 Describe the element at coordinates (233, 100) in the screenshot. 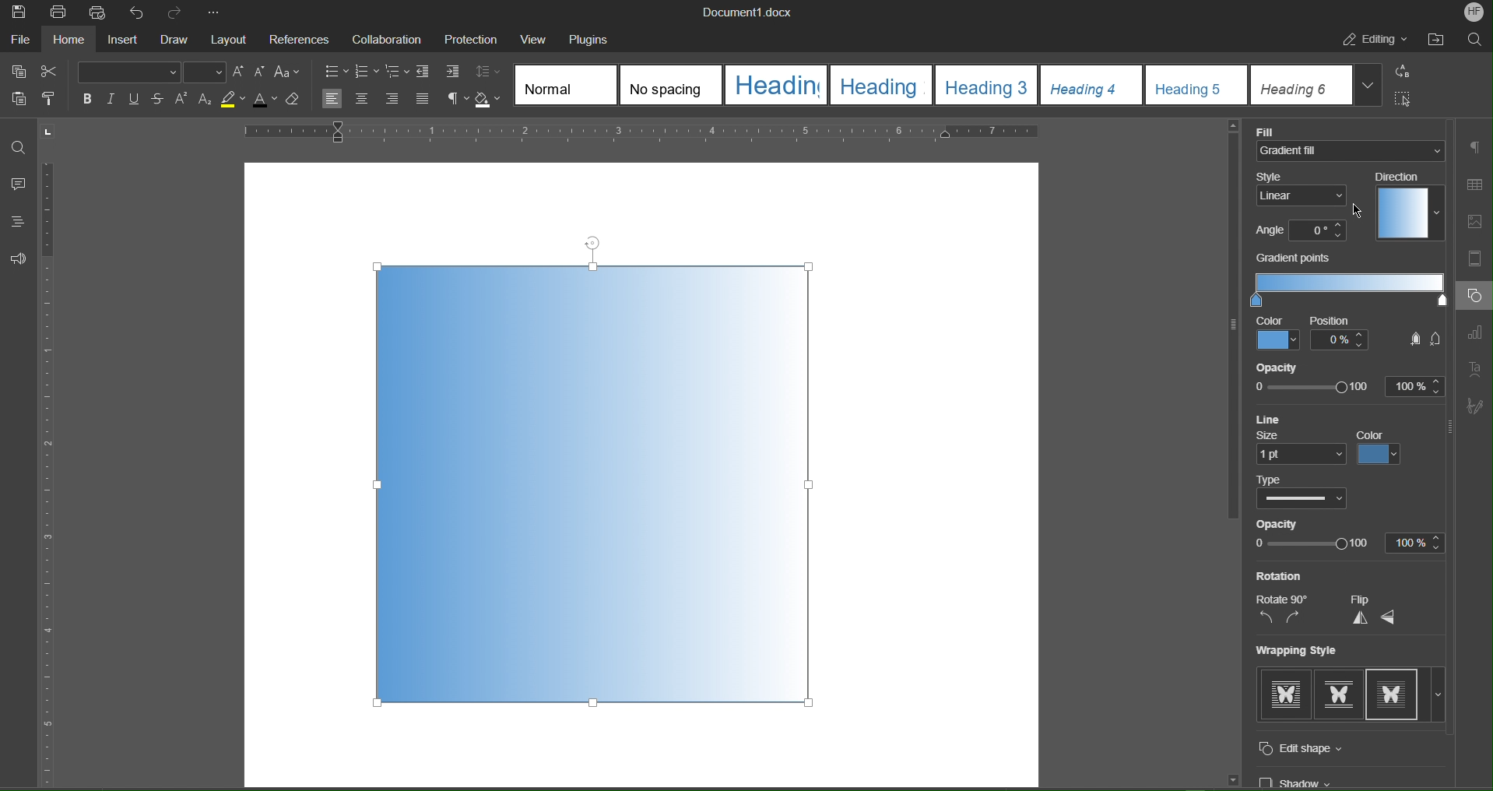

I see `Highlight` at that location.